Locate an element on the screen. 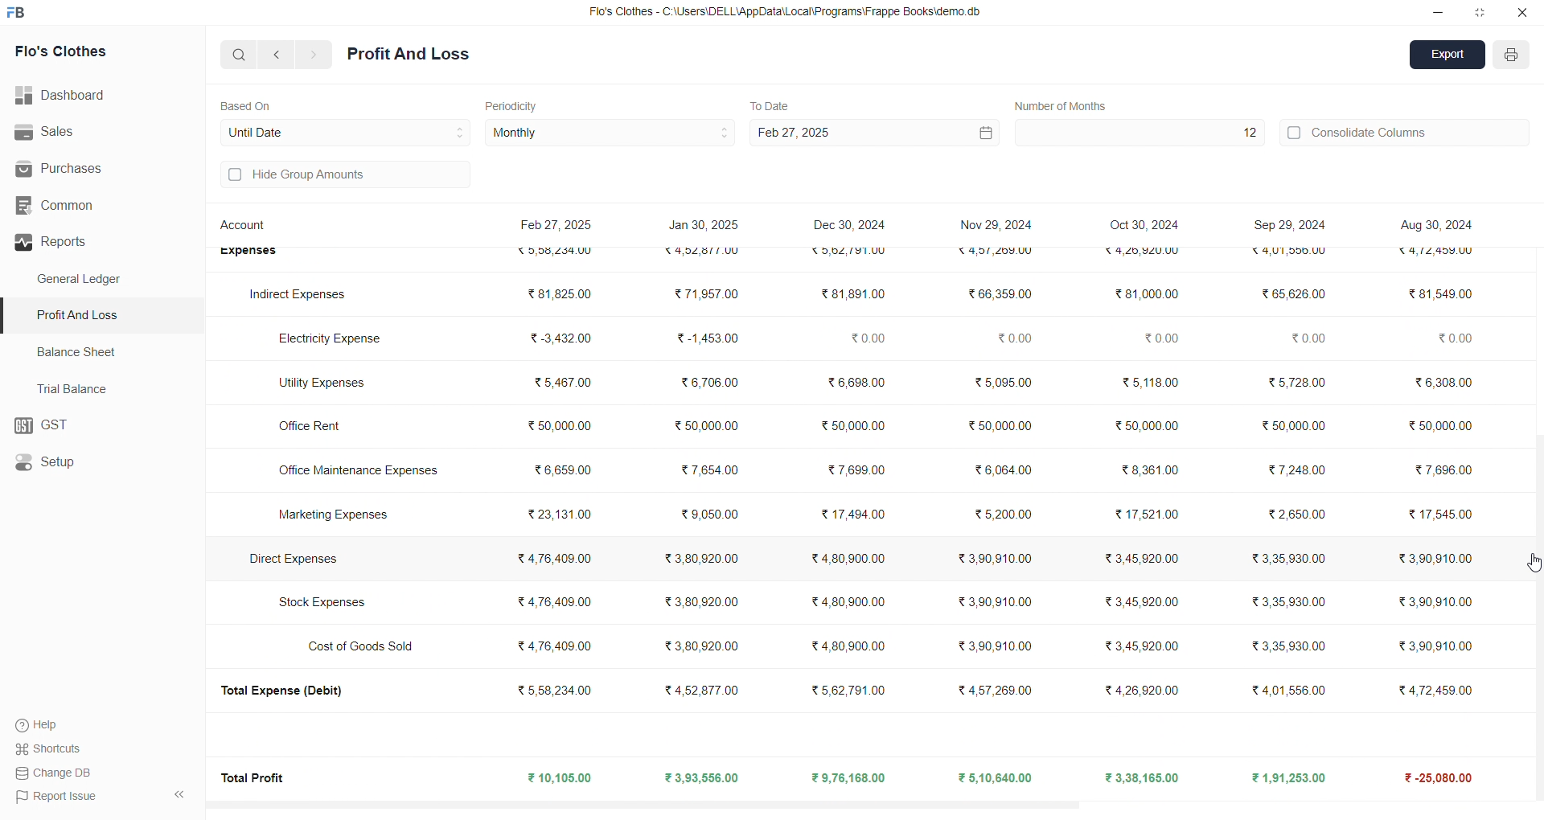 The width and height of the screenshot is (1544, 820). Office Rent is located at coordinates (317, 428).